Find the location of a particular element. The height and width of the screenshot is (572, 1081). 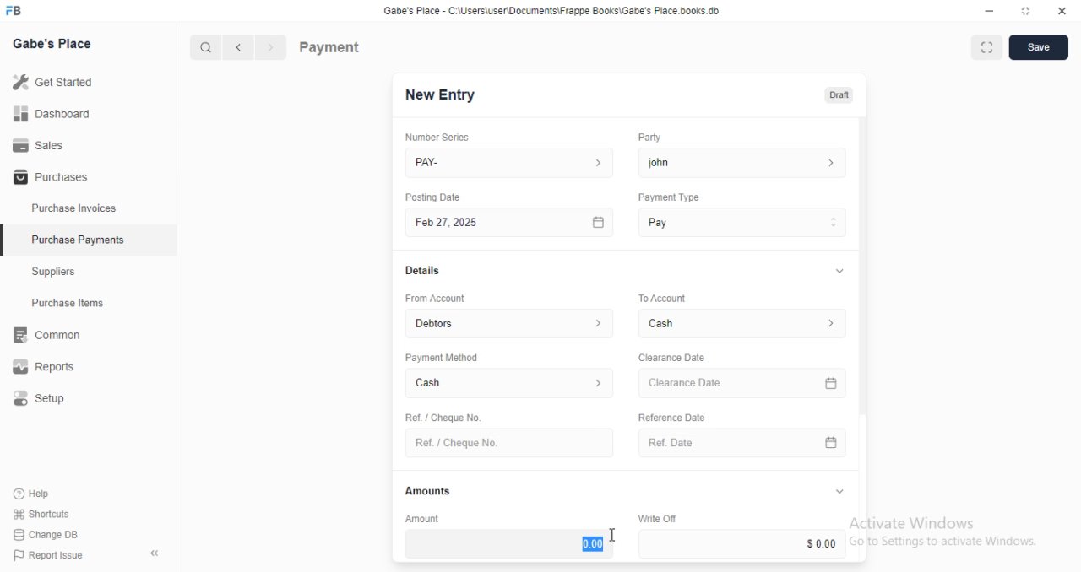

Save is located at coordinates (1038, 47).